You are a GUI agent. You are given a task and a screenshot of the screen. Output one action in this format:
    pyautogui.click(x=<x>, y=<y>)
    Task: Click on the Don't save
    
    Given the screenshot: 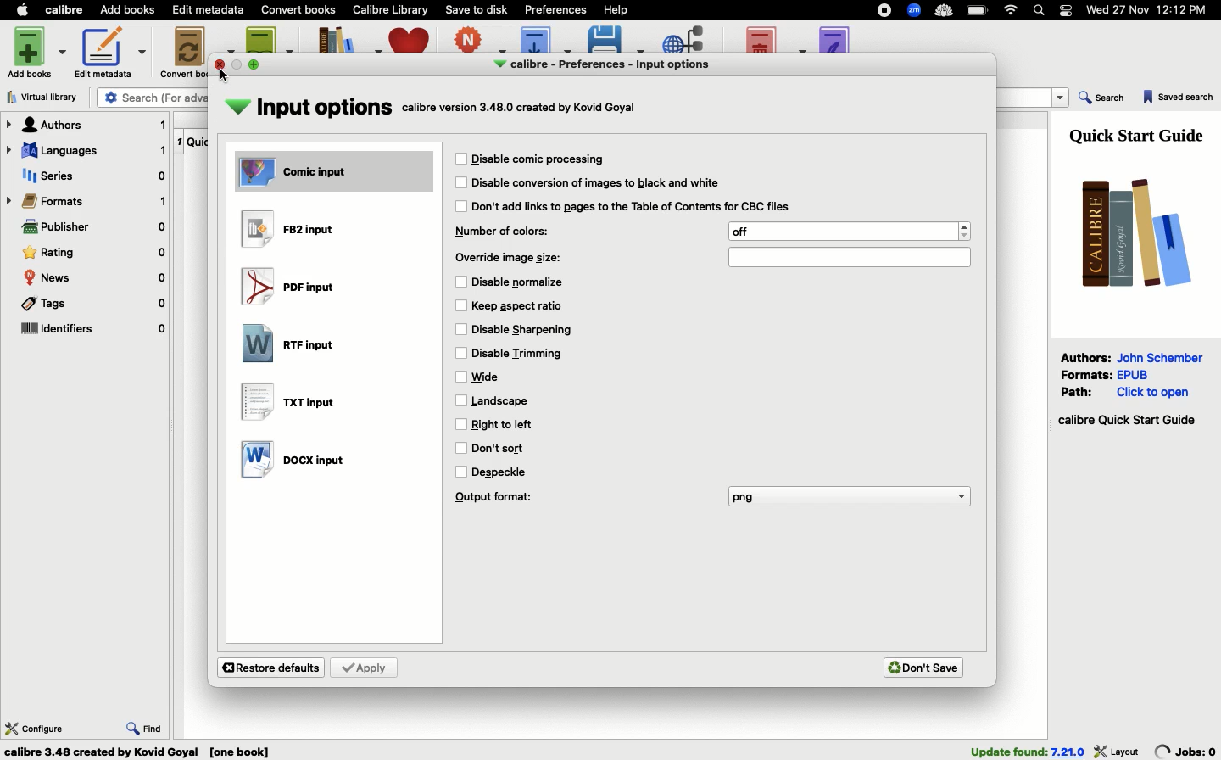 What is the action you would take?
    pyautogui.click(x=927, y=666)
    